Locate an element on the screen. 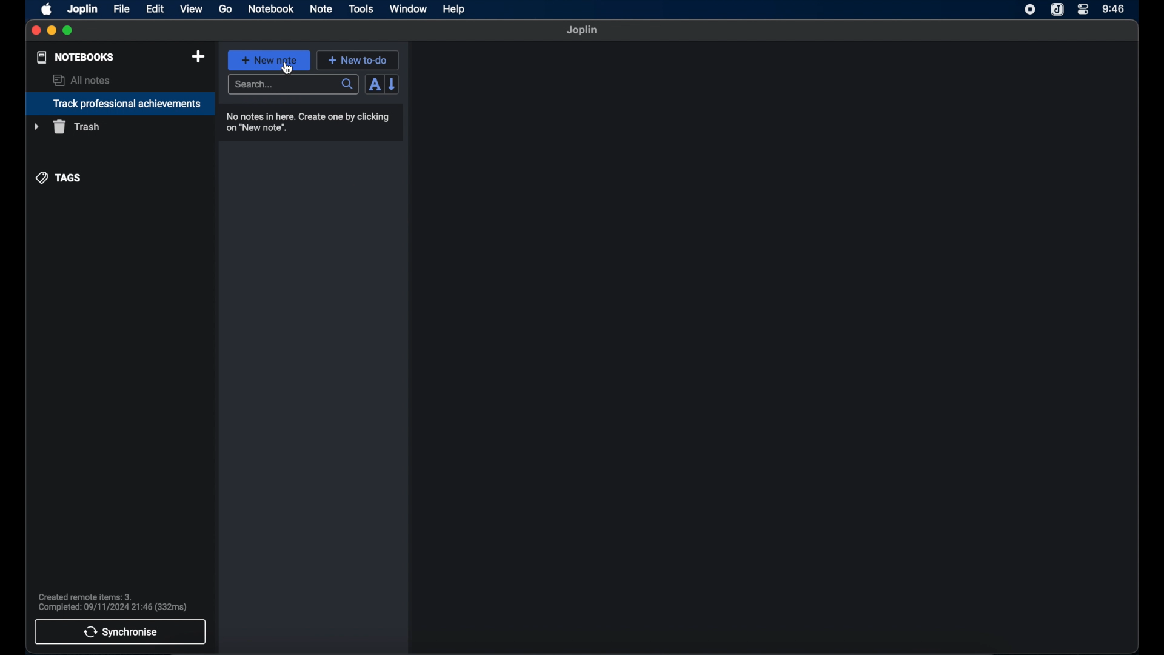 This screenshot has height=655, width=1164. apple icon is located at coordinates (47, 9).